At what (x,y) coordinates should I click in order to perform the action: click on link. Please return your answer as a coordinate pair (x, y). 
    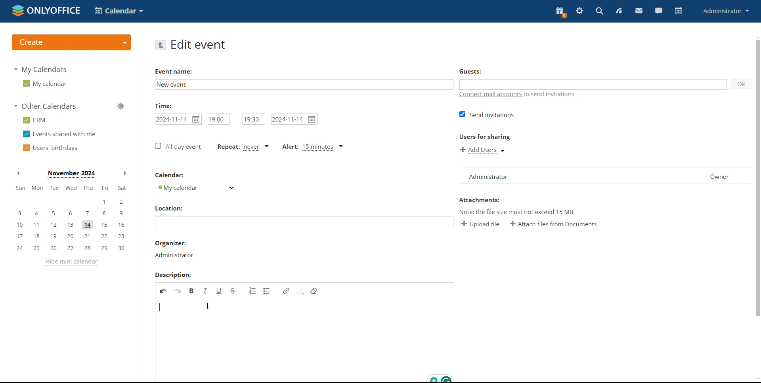
    Looking at the image, I should click on (286, 291).